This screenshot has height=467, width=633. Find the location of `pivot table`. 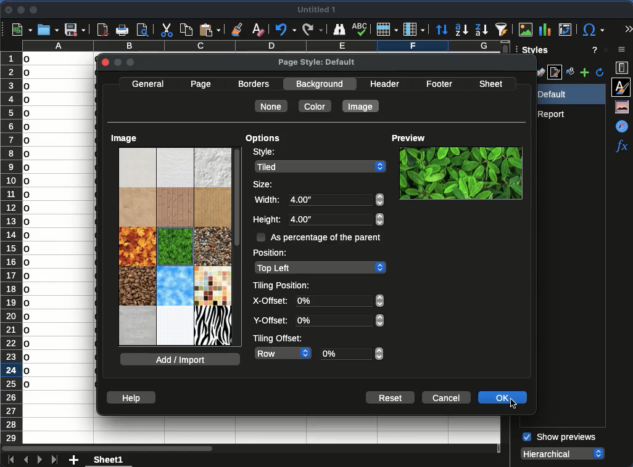

pivot table is located at coordinates (566, 30).